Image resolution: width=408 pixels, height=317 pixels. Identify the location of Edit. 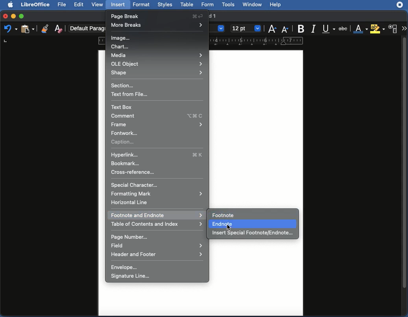
(78, 4).